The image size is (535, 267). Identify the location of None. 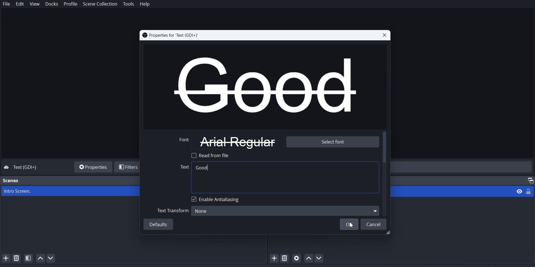
(284, 210).